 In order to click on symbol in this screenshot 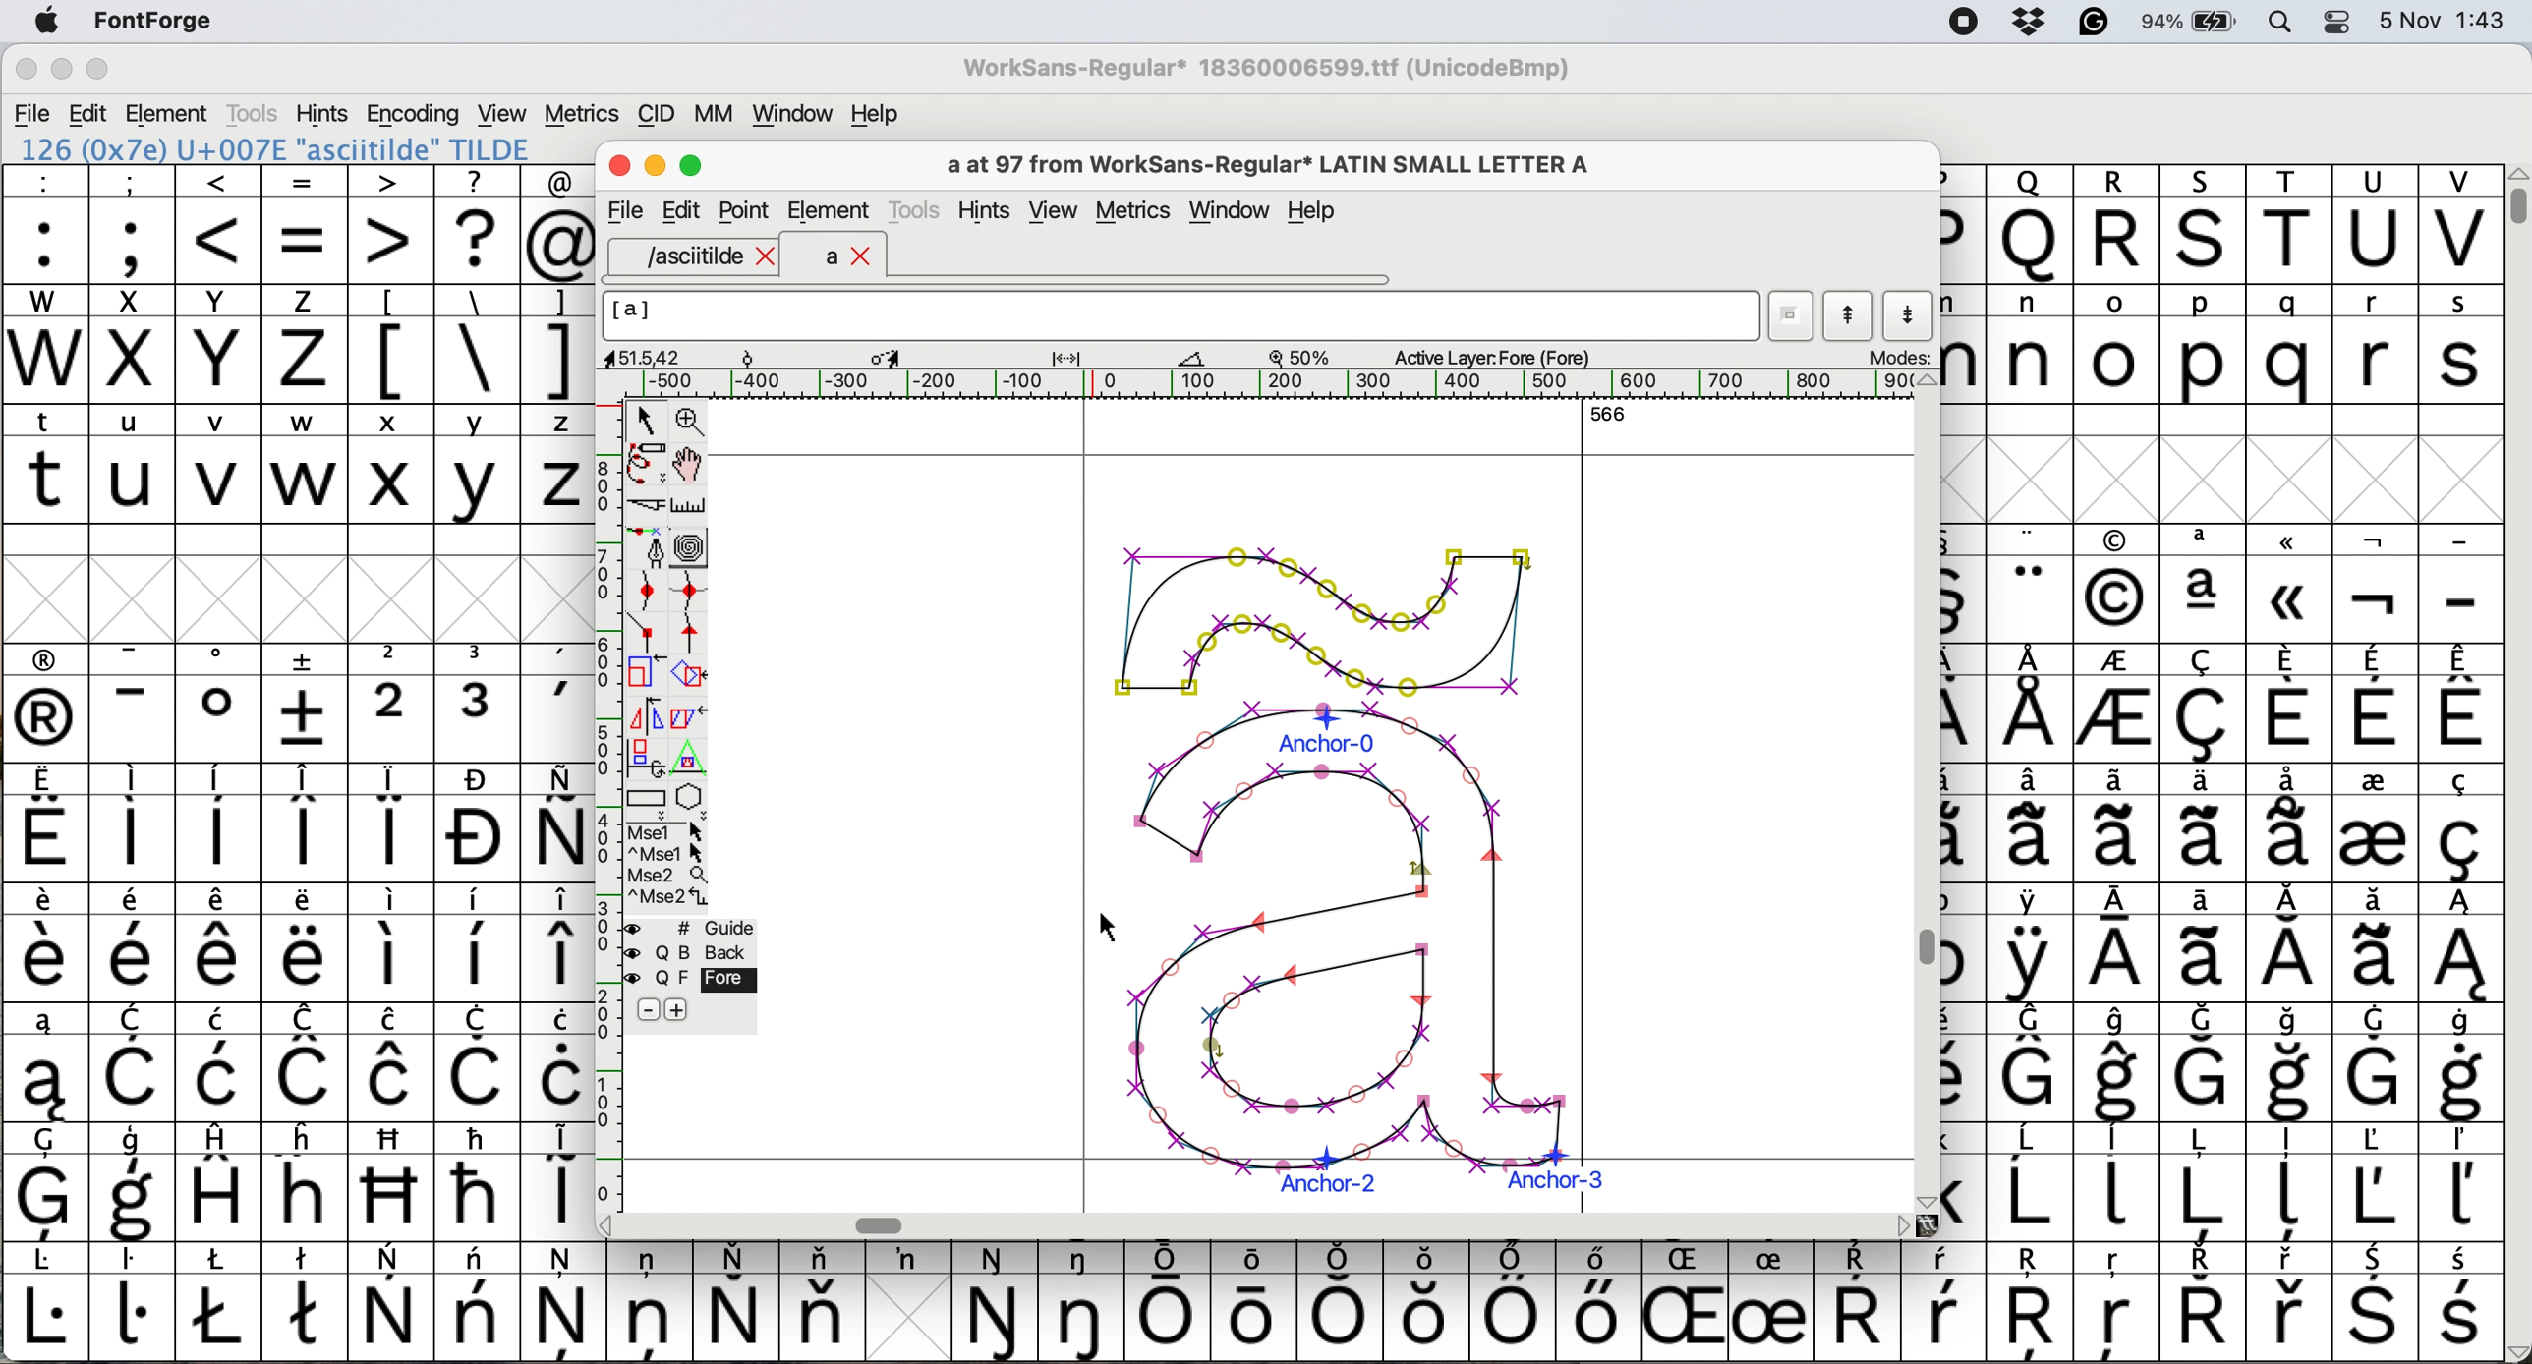, I will do `click(219, 1301)`.